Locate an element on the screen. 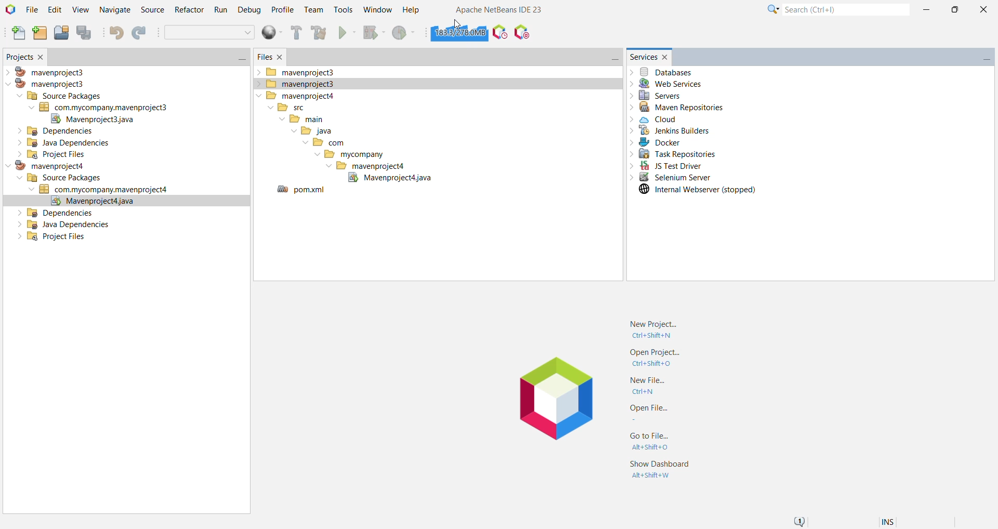 Image resolution: width=998 pixels, height=529 pixels. Open Project is located at coordinates (60, 33).